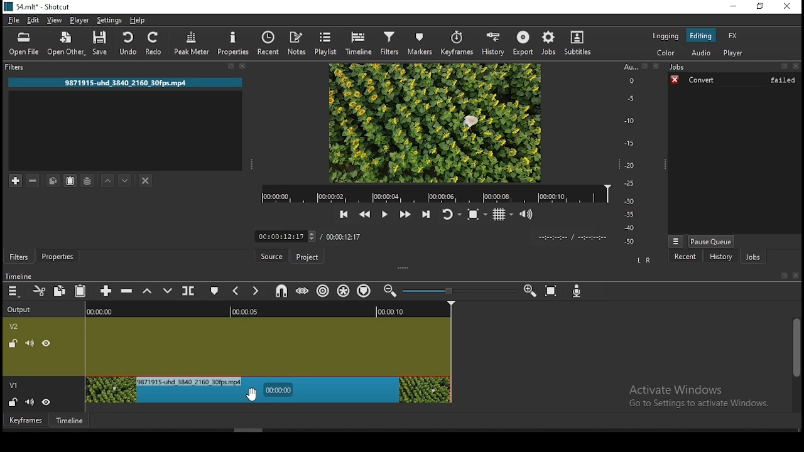  Describe the element at coordinates (106, 293) in the screenshot. I see `append` at that location.